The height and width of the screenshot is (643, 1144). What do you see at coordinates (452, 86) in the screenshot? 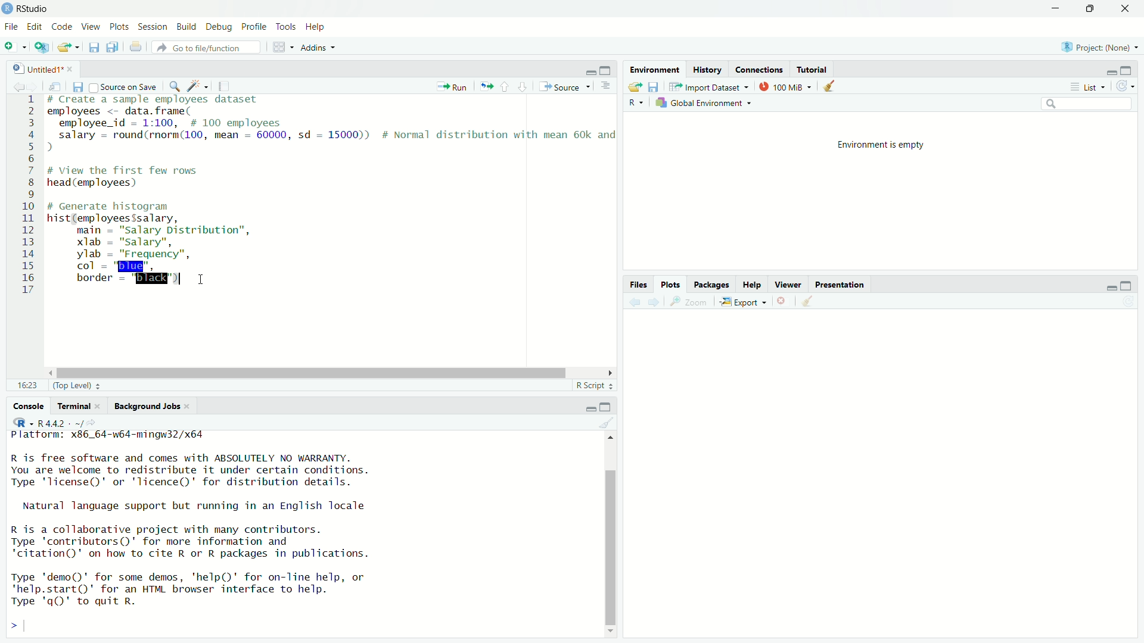
I see `Run` at bounding box center [452, 86].